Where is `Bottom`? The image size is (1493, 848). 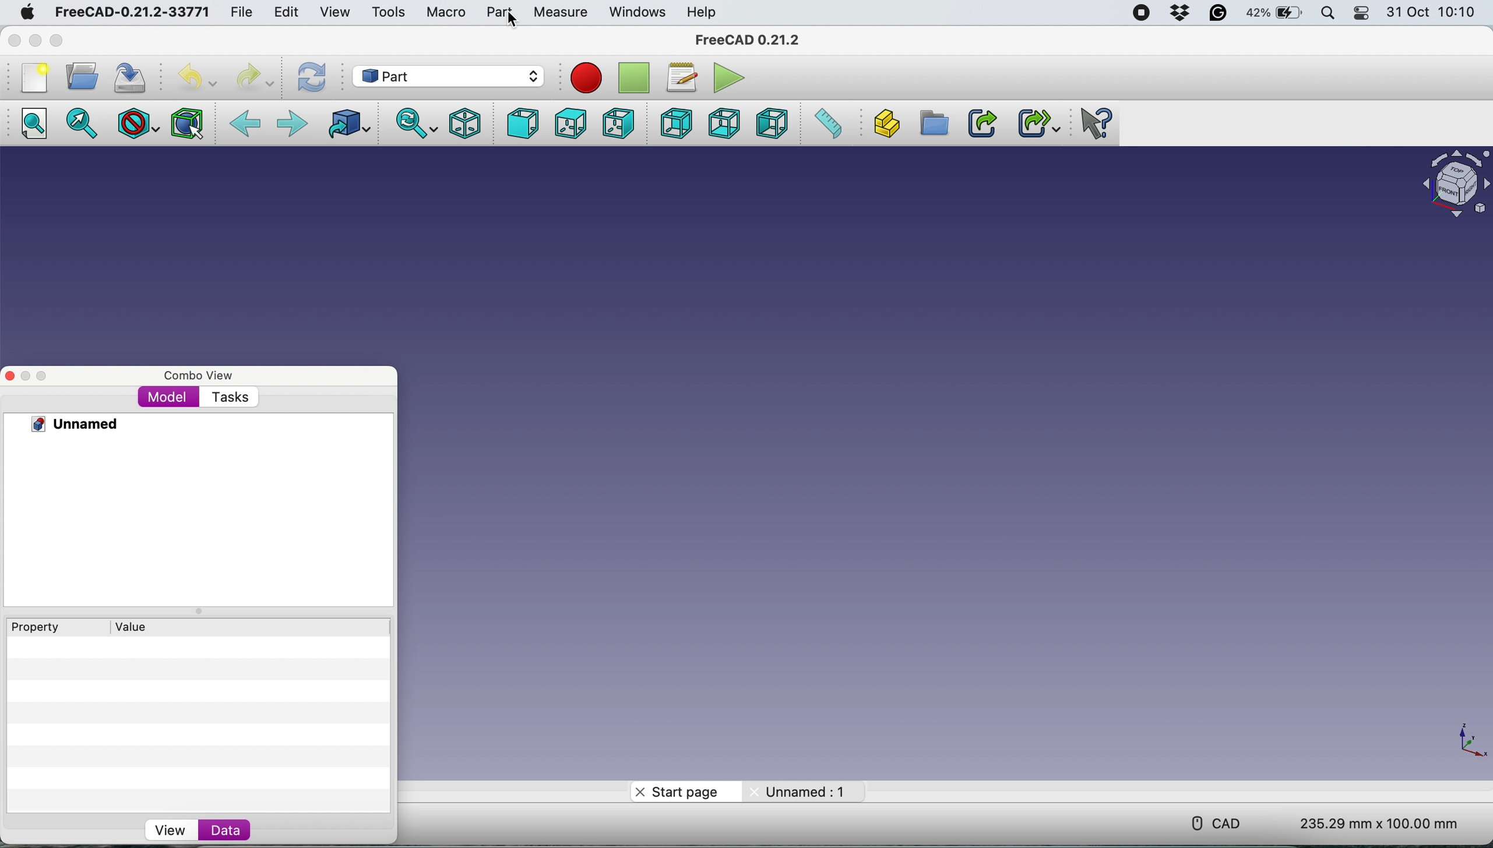
Bottom is located at coordinates (721, 123).